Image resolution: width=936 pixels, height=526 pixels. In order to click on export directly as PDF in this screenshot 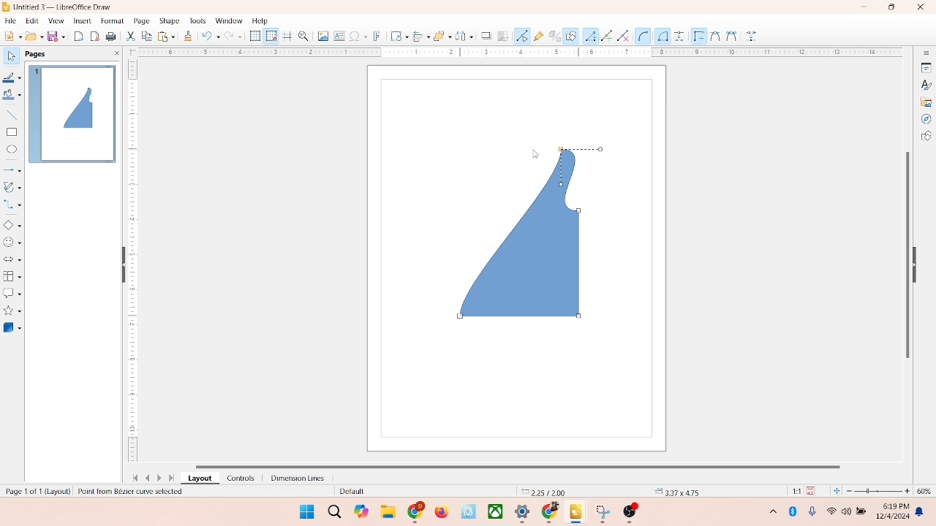, I will do `click(96, 36)`.